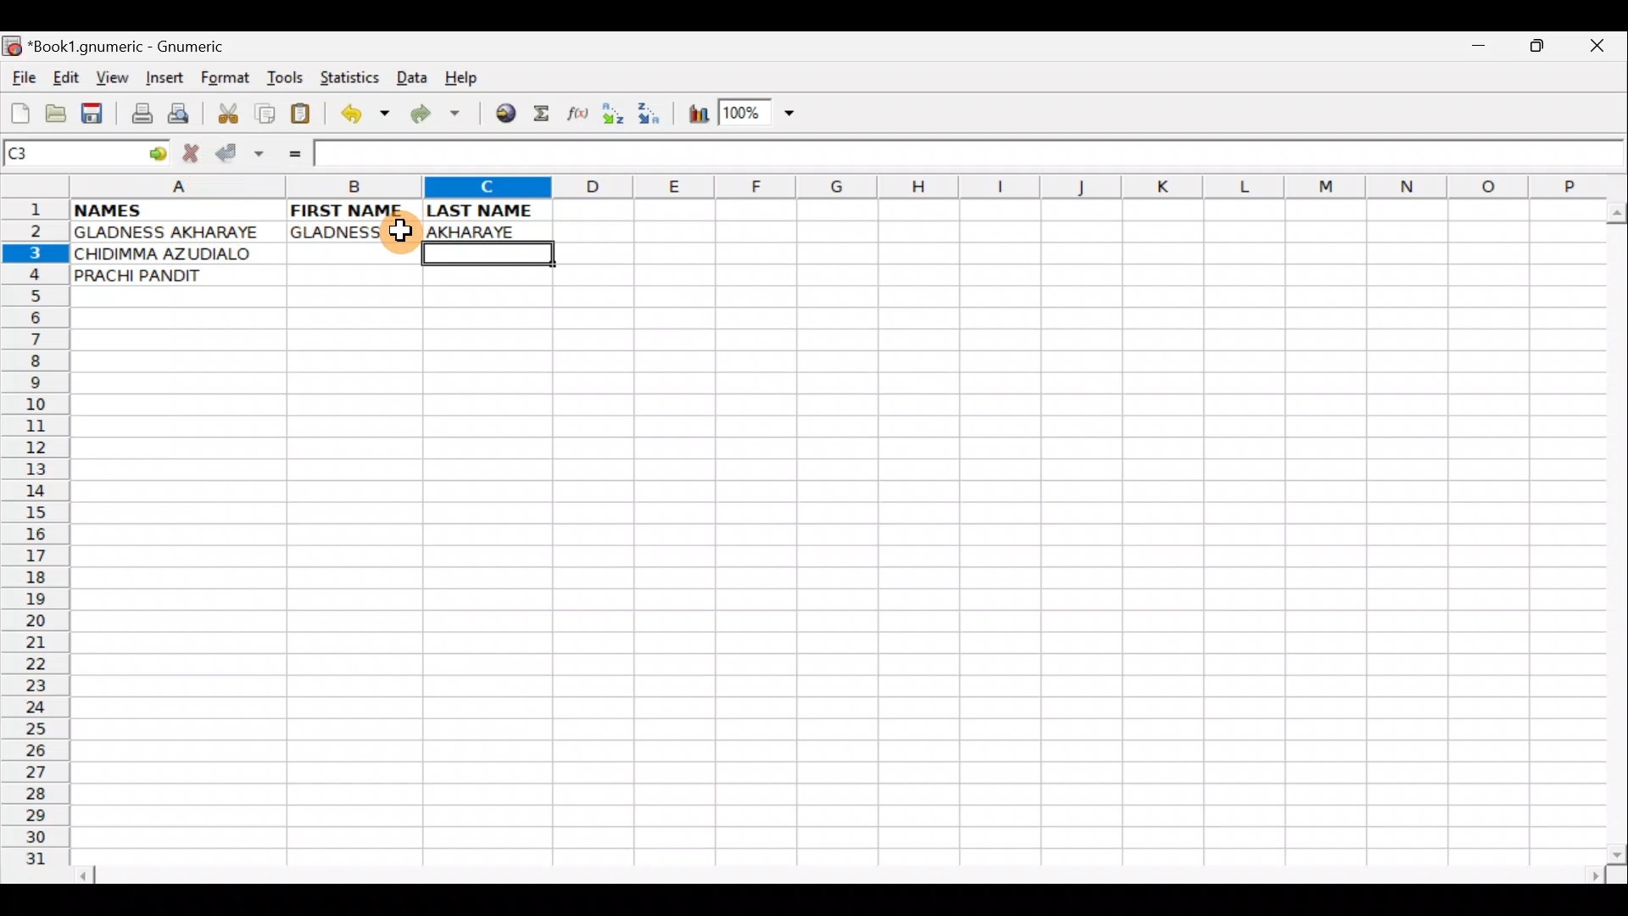  What do you see at coordinates (179, 117) in the screenshot?
I see `Print preview` at bounding box center [179, 117].